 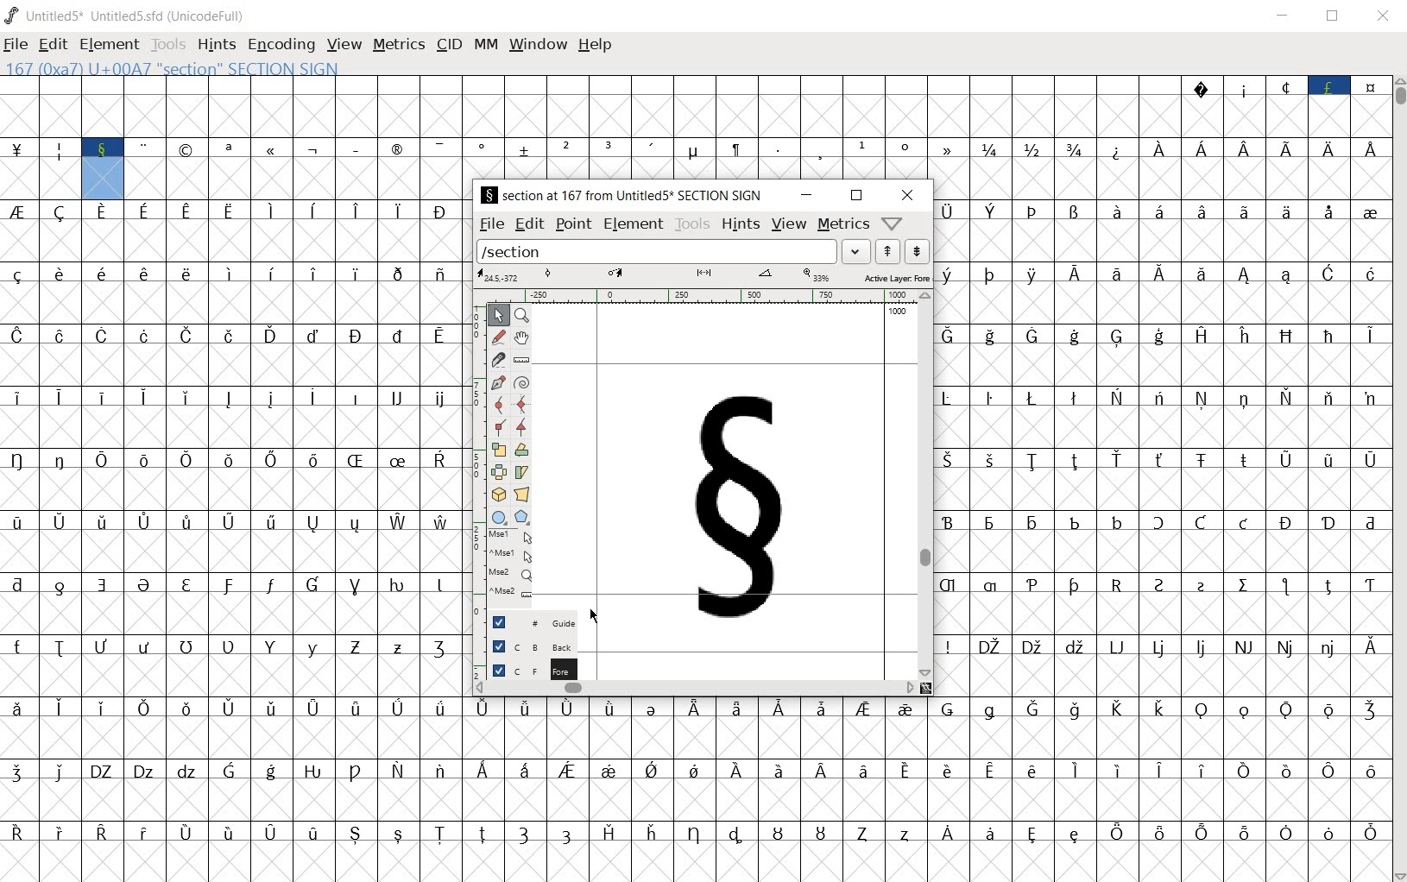 I want to click on empty cells, so click(x=1161, y=676).